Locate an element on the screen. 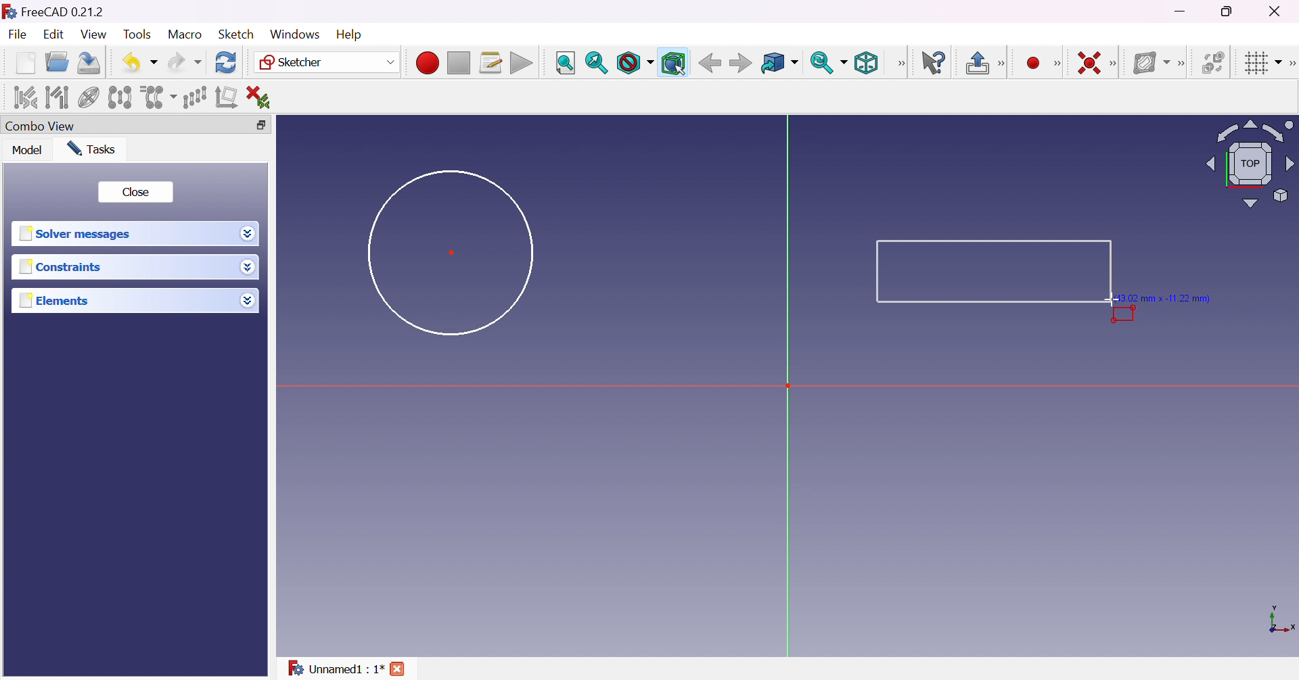 The image size is (1299, 680). Switch virtual space is located at coordinates (1216, 62).